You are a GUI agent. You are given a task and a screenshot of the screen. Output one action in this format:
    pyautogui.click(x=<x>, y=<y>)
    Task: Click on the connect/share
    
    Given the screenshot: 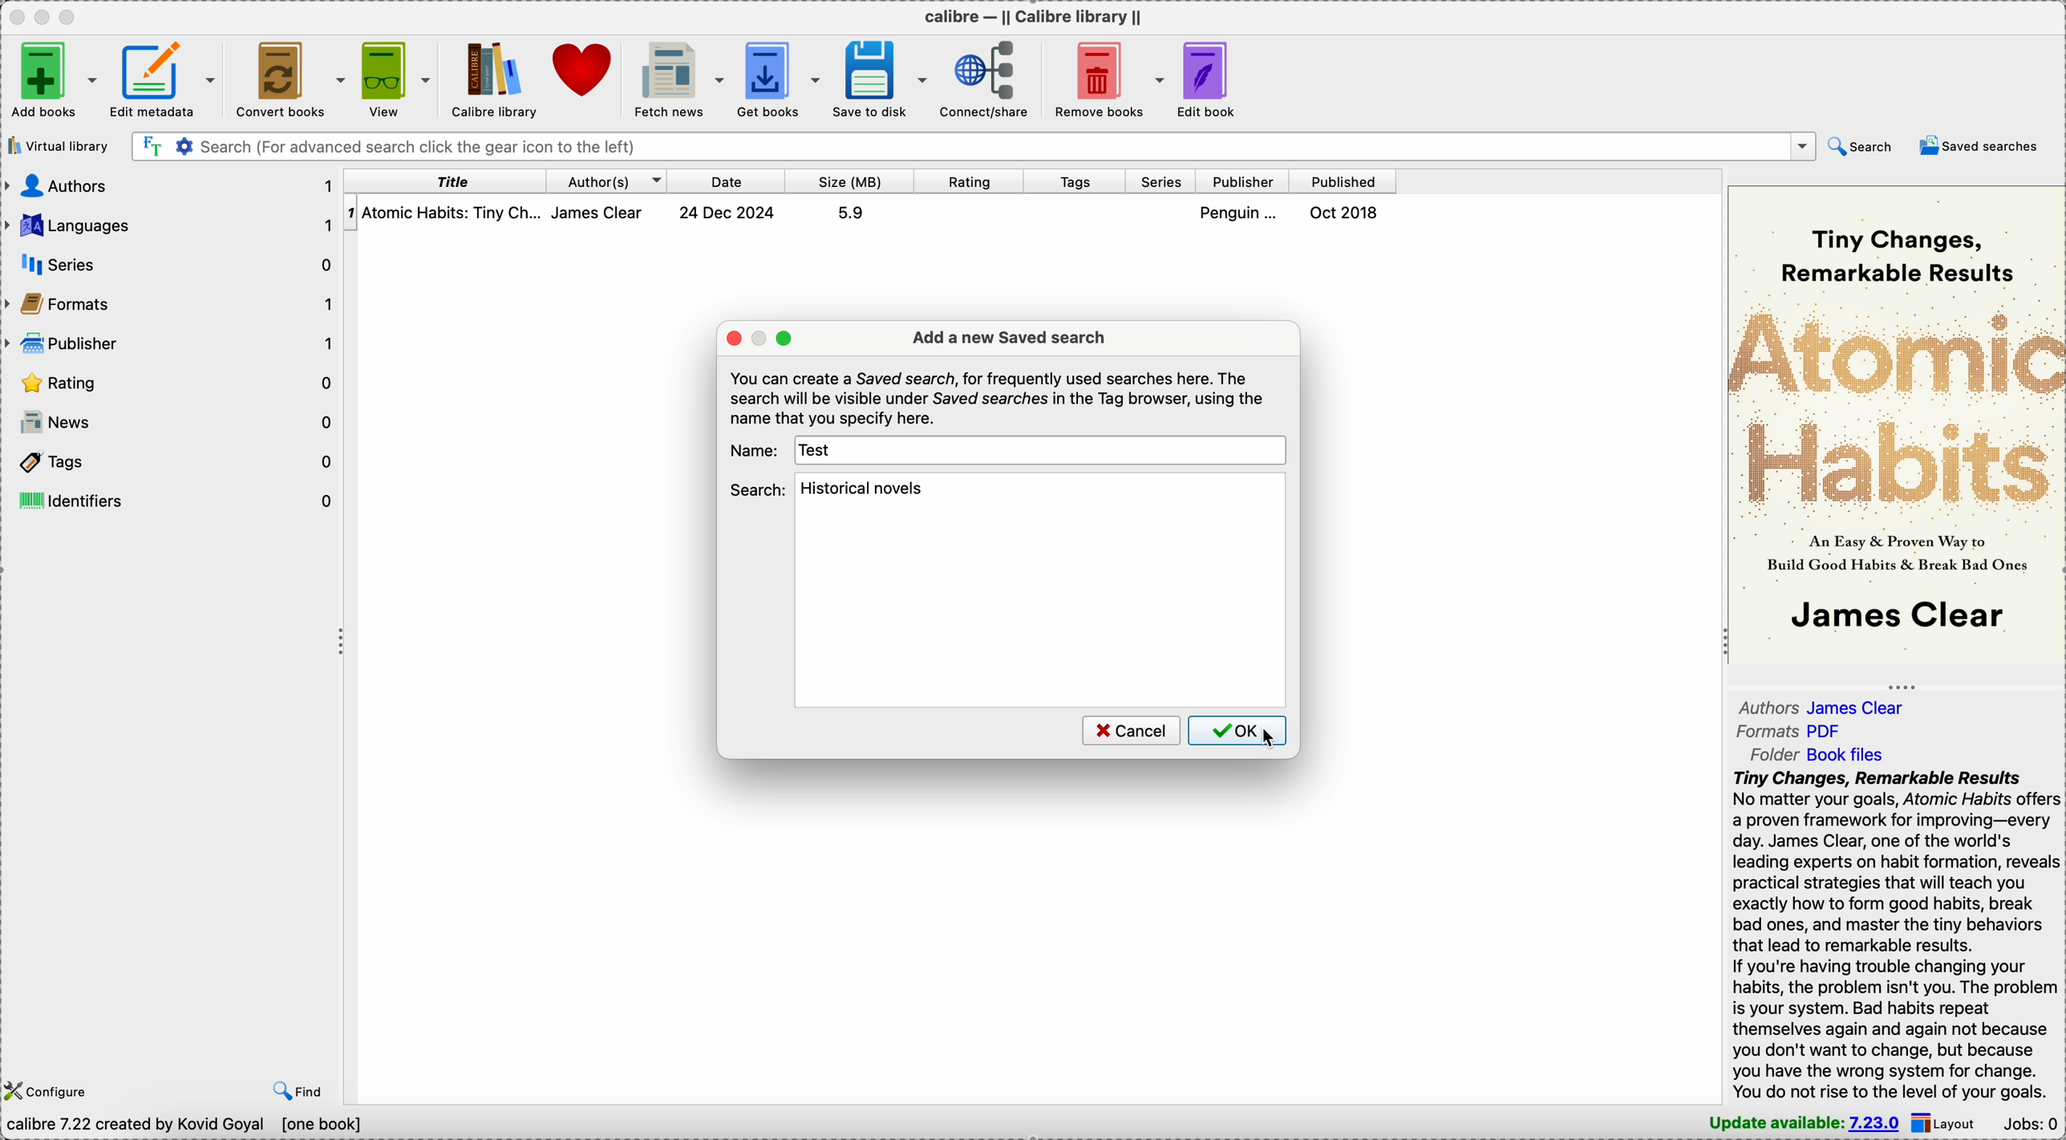 What is the action you would take?
    pyautogui.click(x=990, y=78)
    